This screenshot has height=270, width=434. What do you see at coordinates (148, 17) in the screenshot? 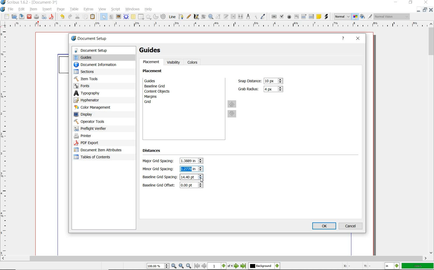
I see `polygon` at bounding box center [148, 17].